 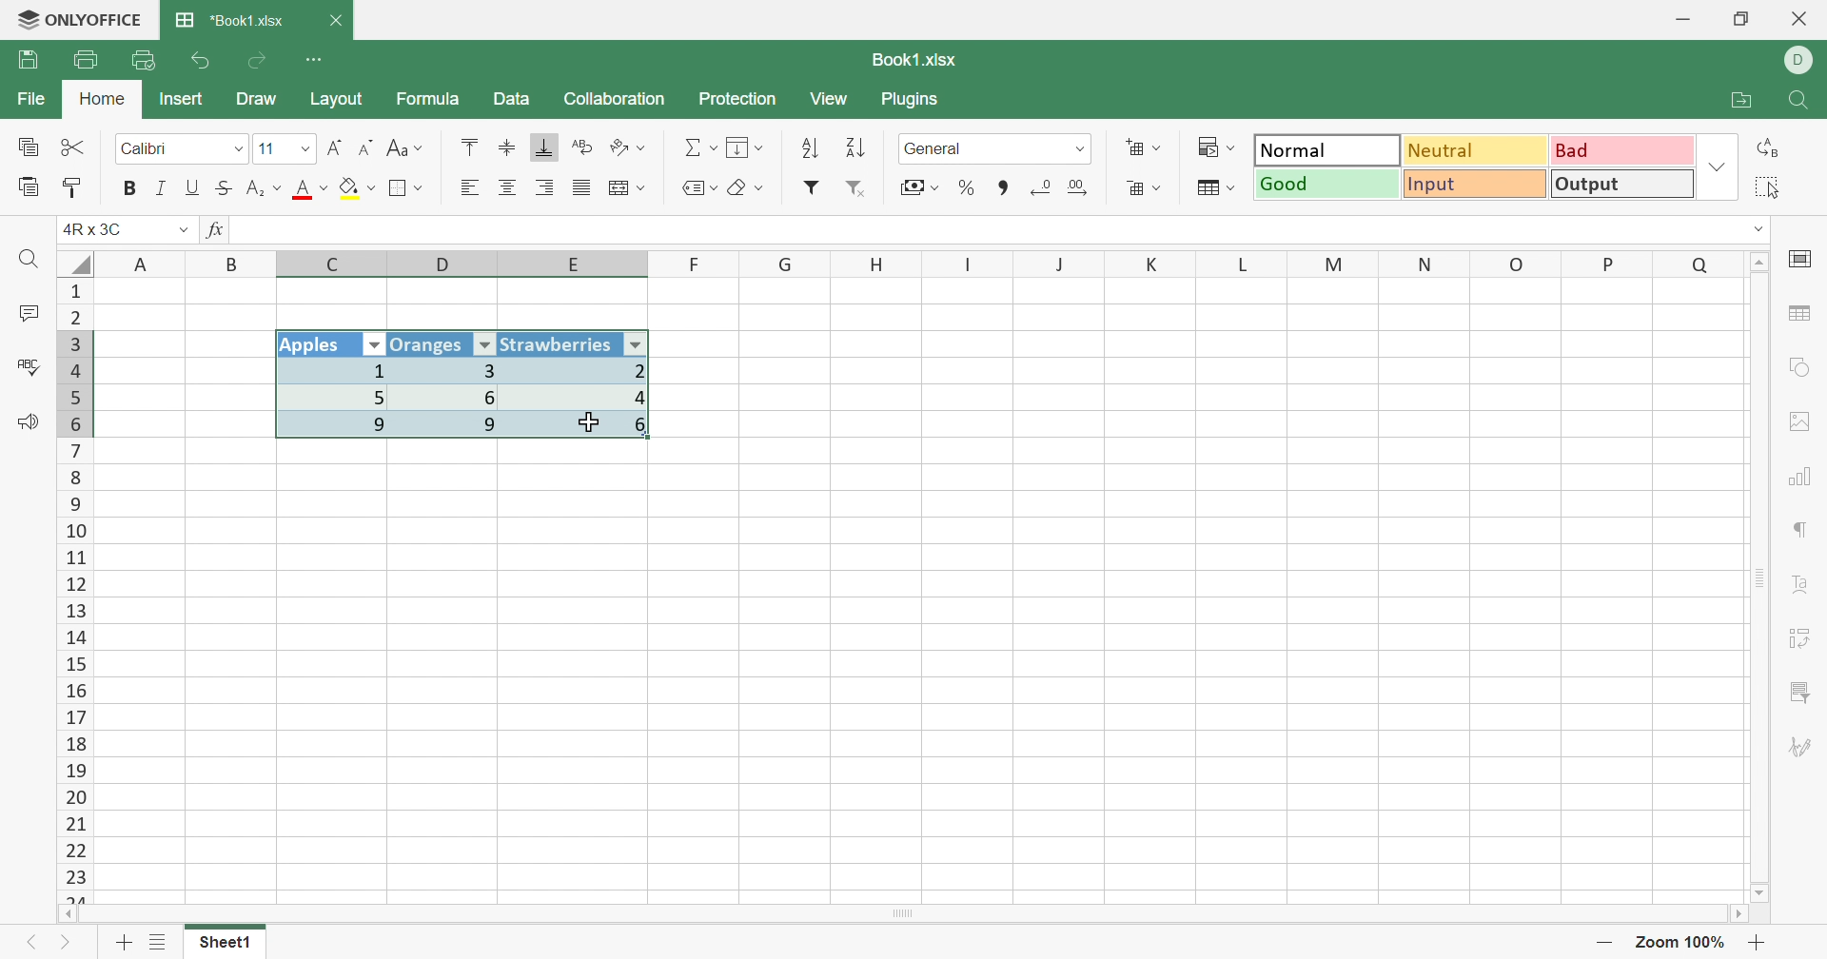 I want to click on shape settings, so click(x=1798, y=367).